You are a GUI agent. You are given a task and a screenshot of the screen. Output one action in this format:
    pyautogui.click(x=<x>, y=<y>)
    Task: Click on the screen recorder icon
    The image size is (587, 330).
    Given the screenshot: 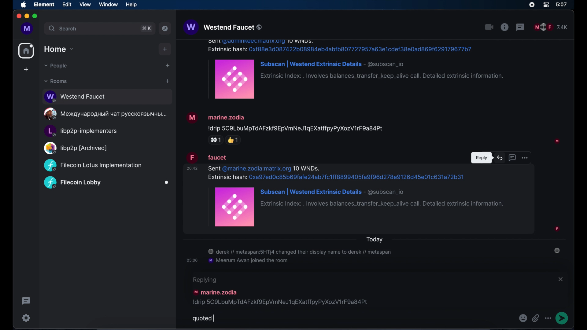 What is the action you would take?
    pyautogui.click(x=532, y=5)
    